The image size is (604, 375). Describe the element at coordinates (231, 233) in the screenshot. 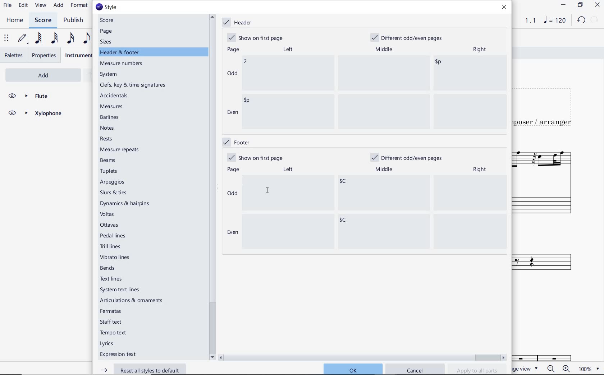

I see `even` at that location.